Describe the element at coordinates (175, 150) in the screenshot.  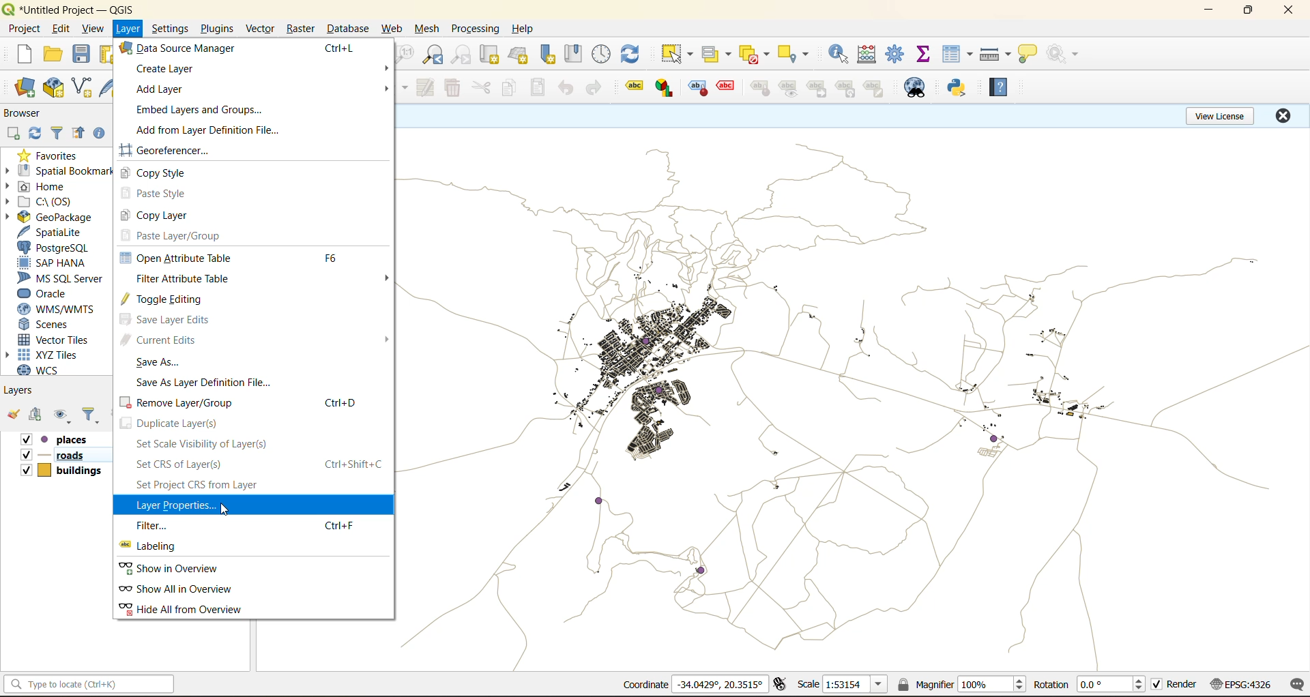
I see `georeferencer` at that location.